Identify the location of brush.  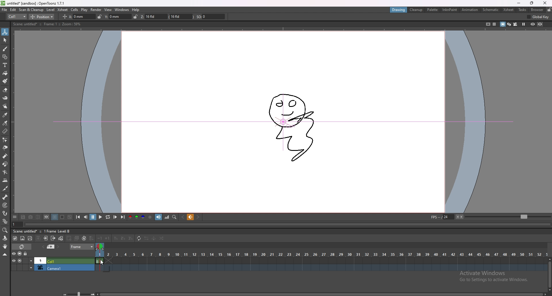
(5, 81).